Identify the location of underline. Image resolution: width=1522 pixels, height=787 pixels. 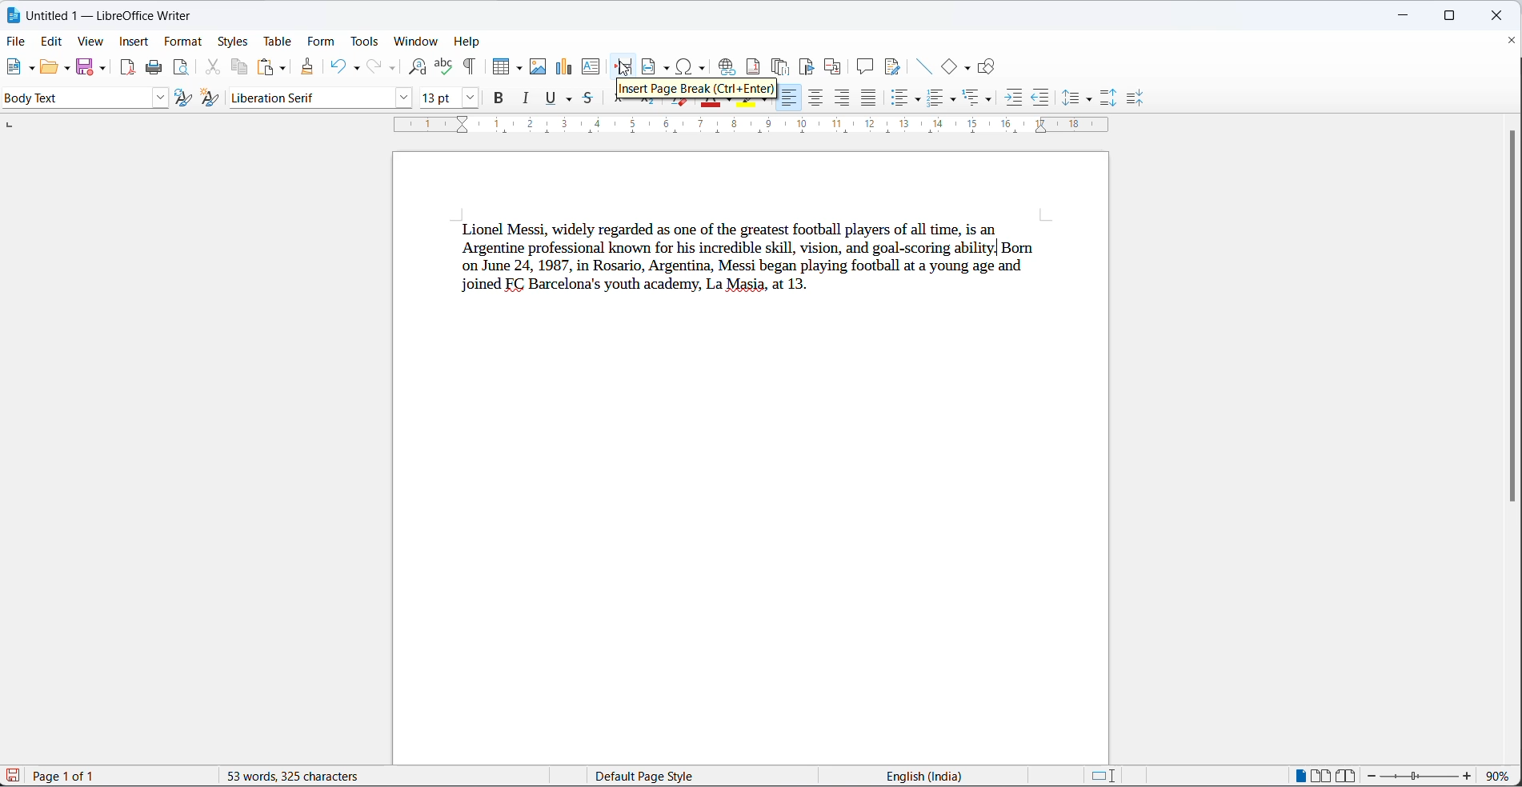
(571, 99).